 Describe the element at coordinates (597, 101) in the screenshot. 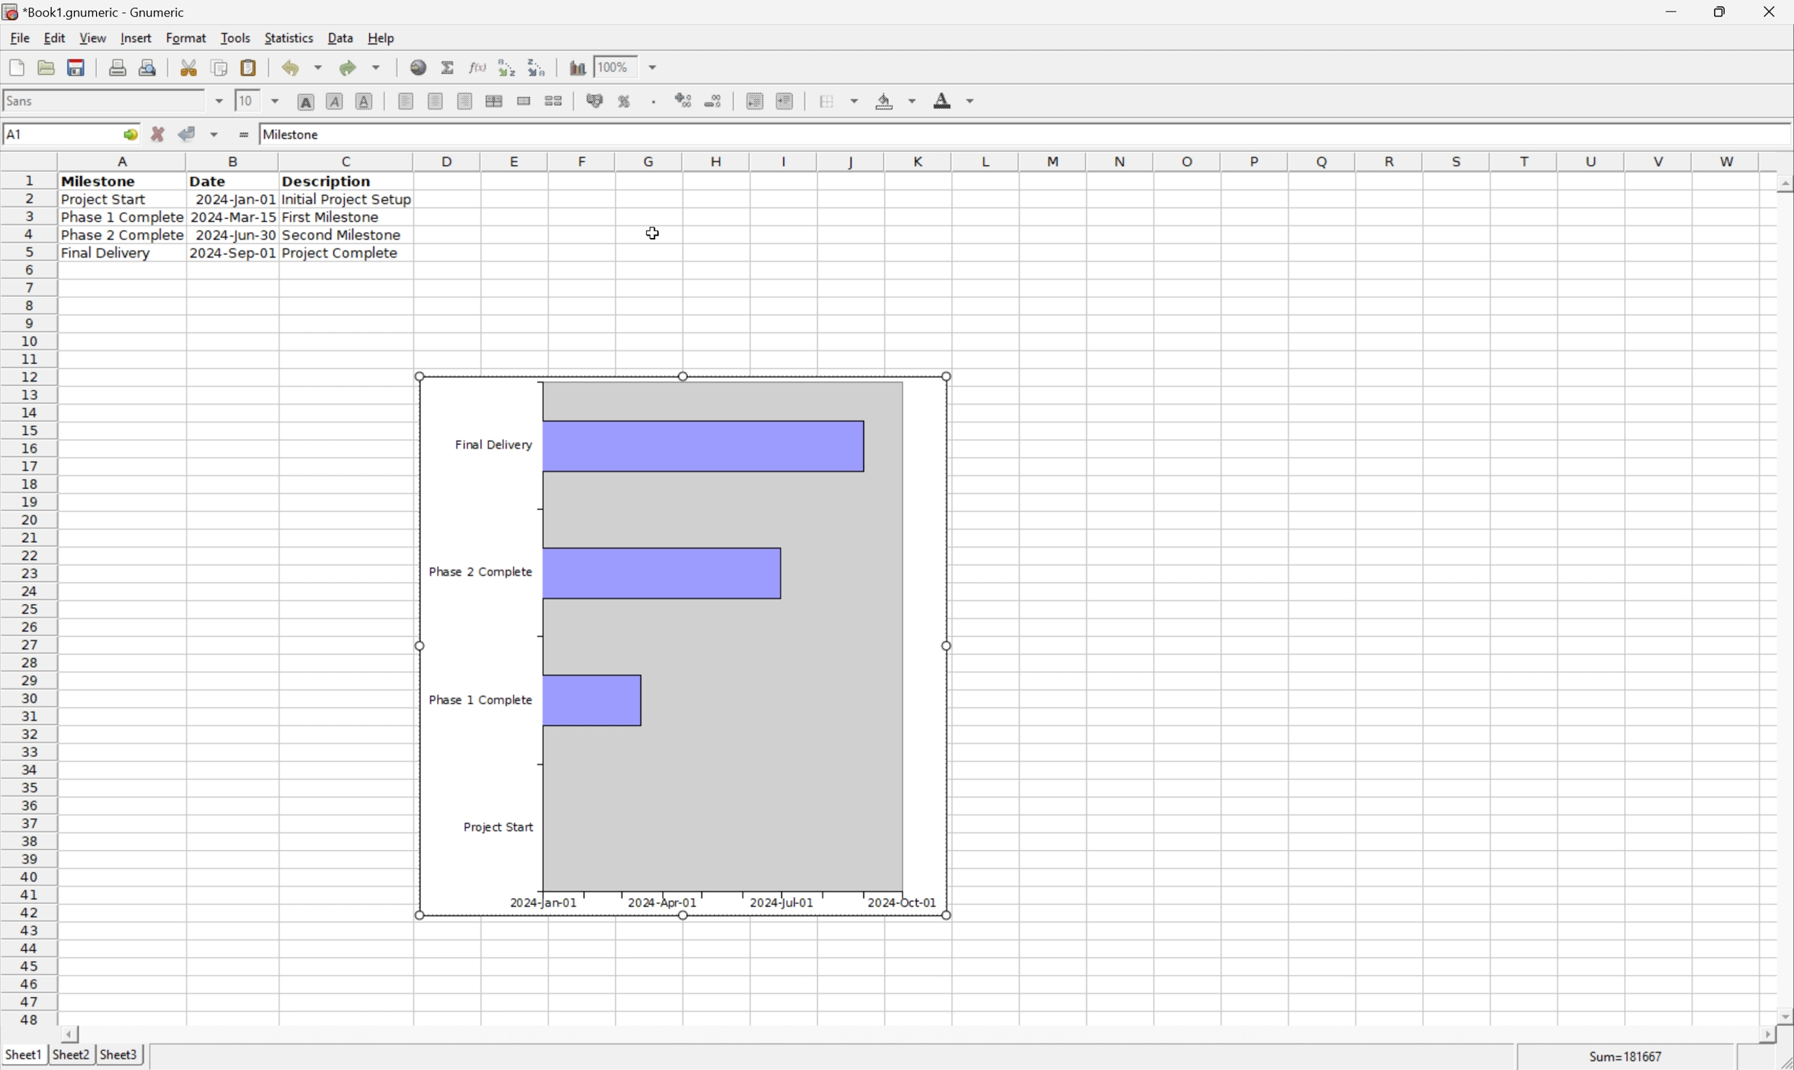

I see `format selection as accouting` at that location.